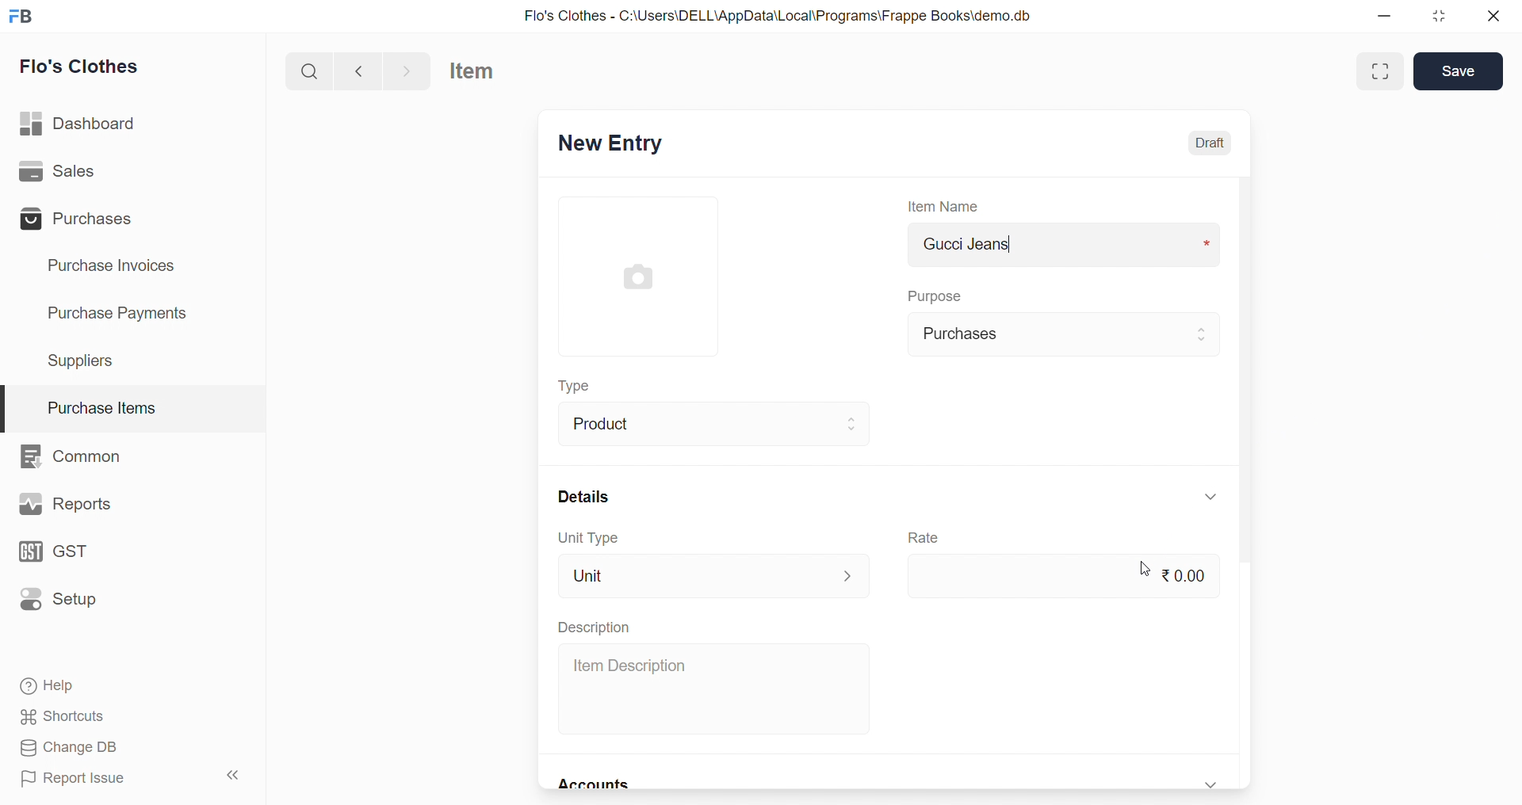 The height and width of the screenshot is (805, 1522). I want to click on logo, so click(21, 17).